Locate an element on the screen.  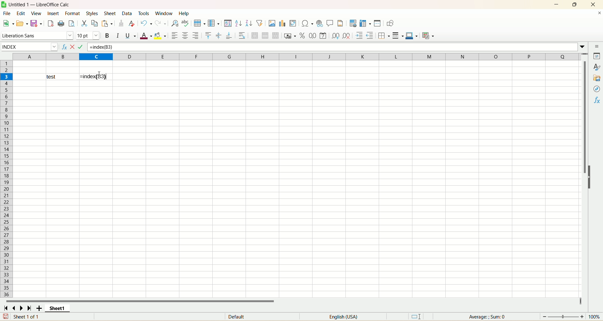
next sheet is located at coordinates (21, 308).